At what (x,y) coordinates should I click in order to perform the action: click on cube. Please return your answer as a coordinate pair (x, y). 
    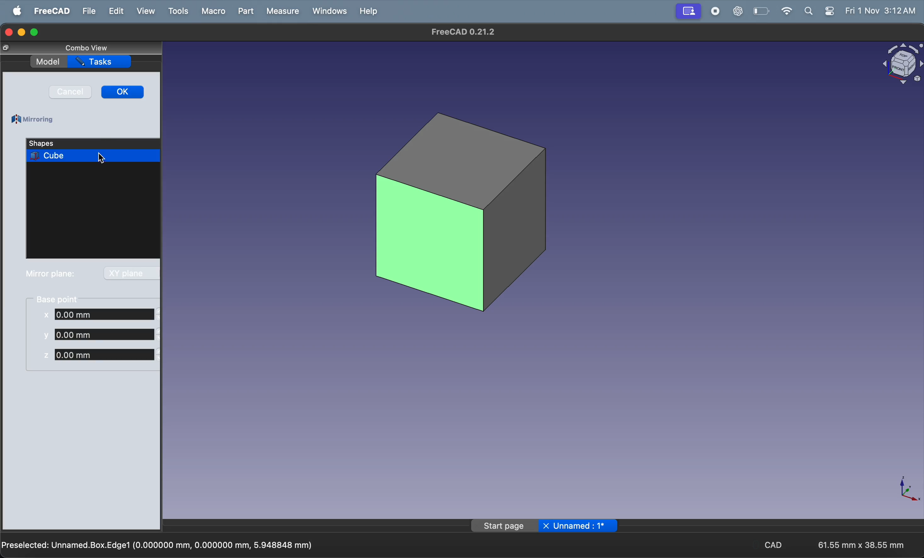
    Looking at the image, I should click on (94, 156).